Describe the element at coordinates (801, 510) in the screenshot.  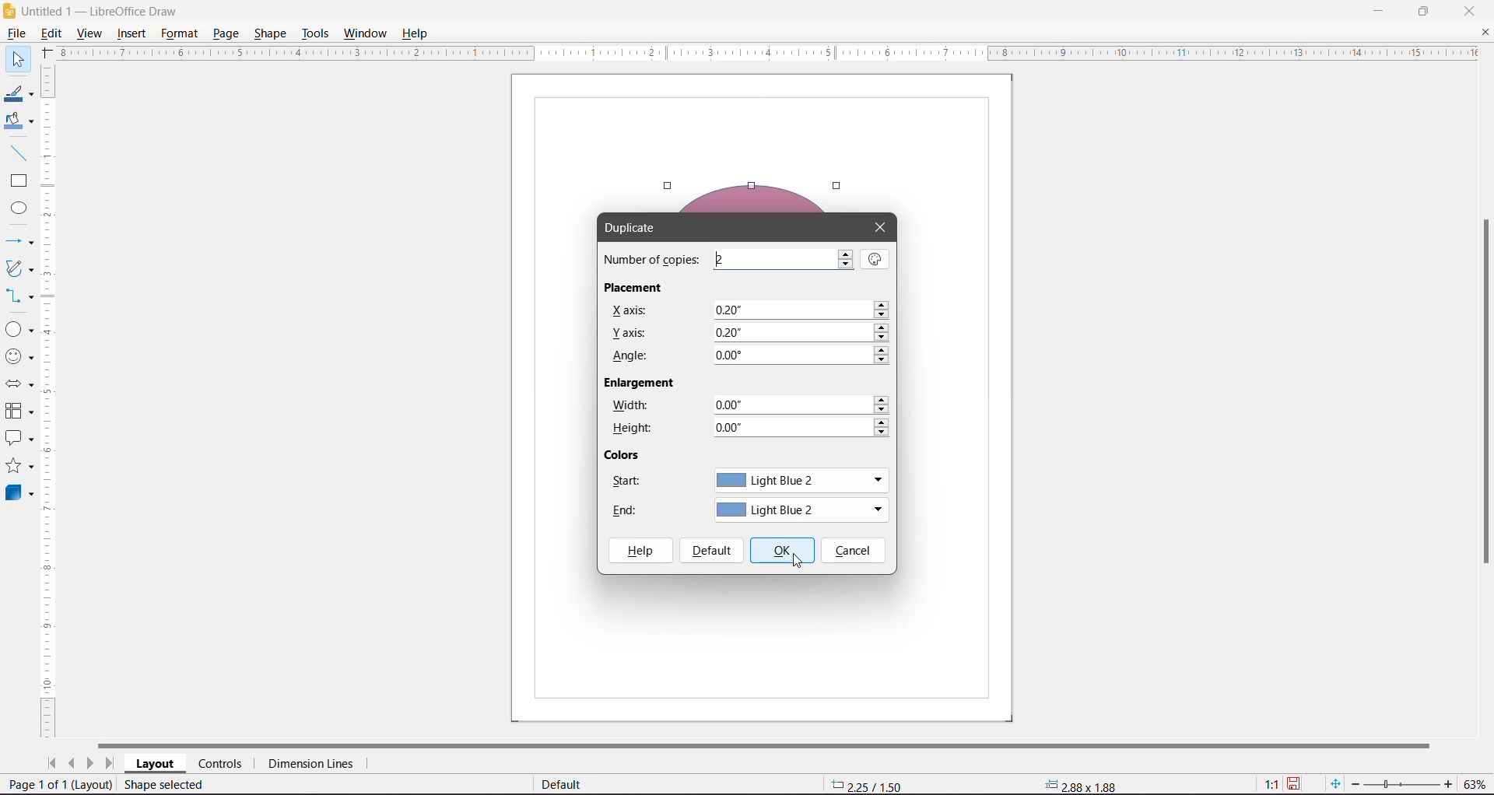
I see `Set the end color of the duplicated shape` at that location.